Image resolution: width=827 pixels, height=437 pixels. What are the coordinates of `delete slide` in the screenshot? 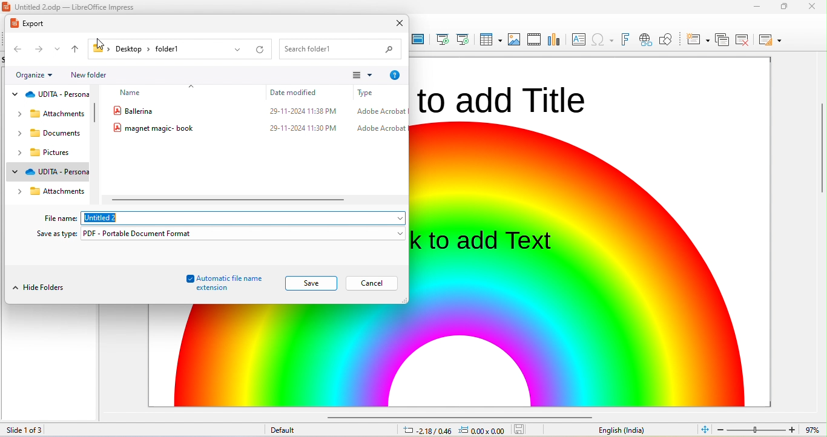 It's located at (743, 39).